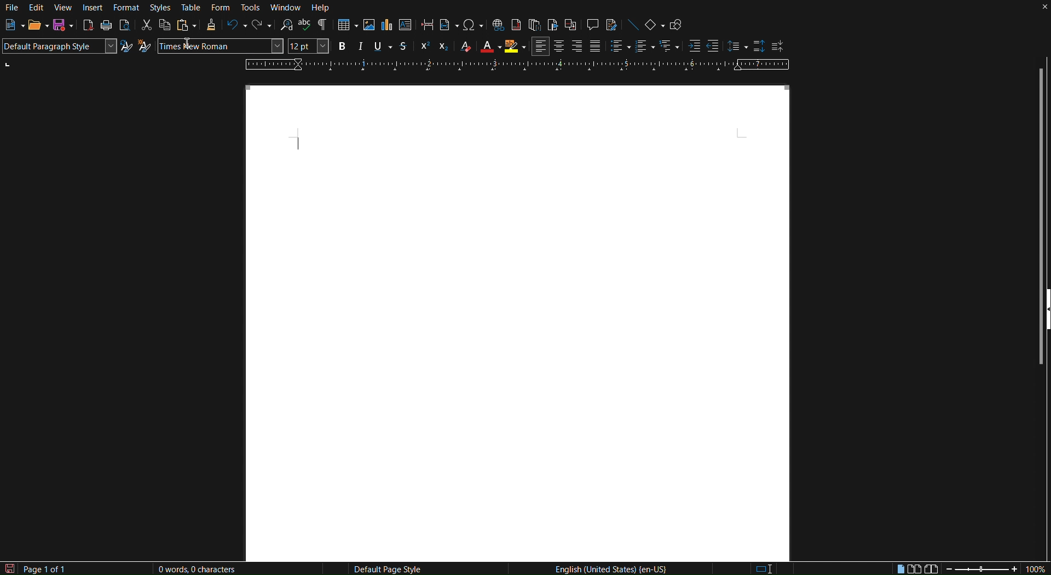  What do you see at coordinates (498, 26) in the screenshot?
I see `Insert Hyperlink` at bounding box center [498, 26].